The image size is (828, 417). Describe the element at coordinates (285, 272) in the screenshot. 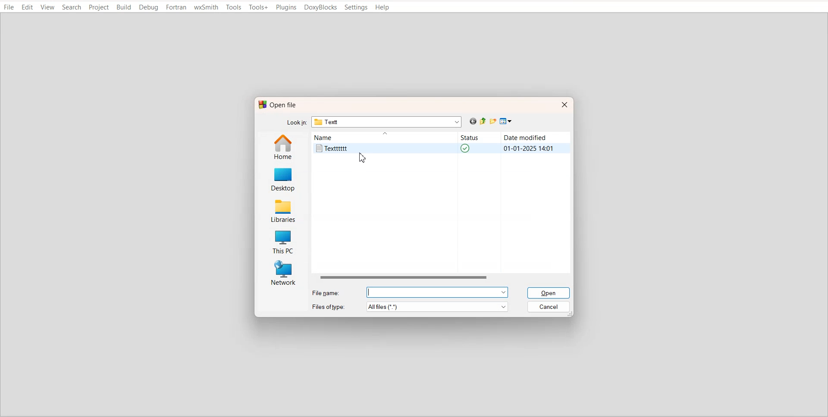

I see `Network` at that location.